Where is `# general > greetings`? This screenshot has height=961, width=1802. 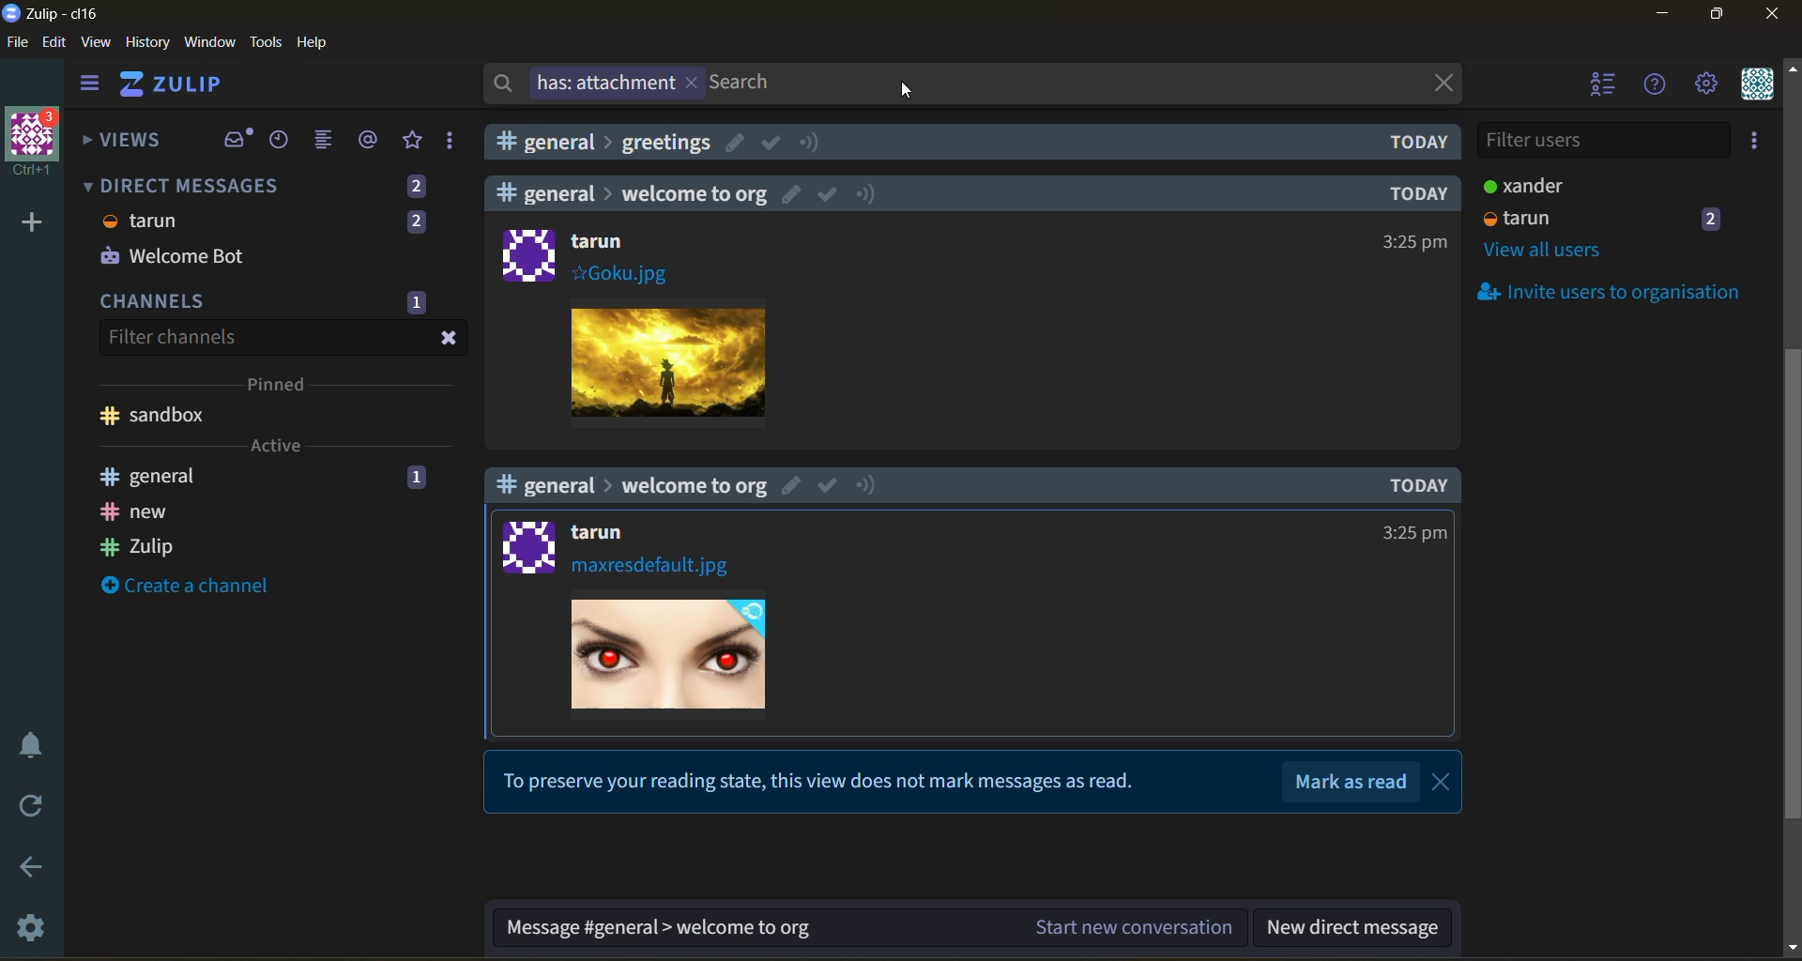 # general > greetings is located at coordinates (606, 143).